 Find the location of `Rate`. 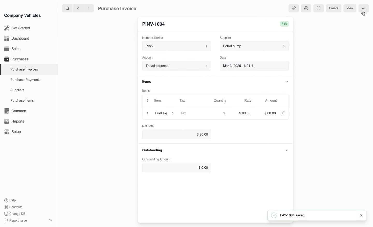

Rate is located at coordinates (248, 100).